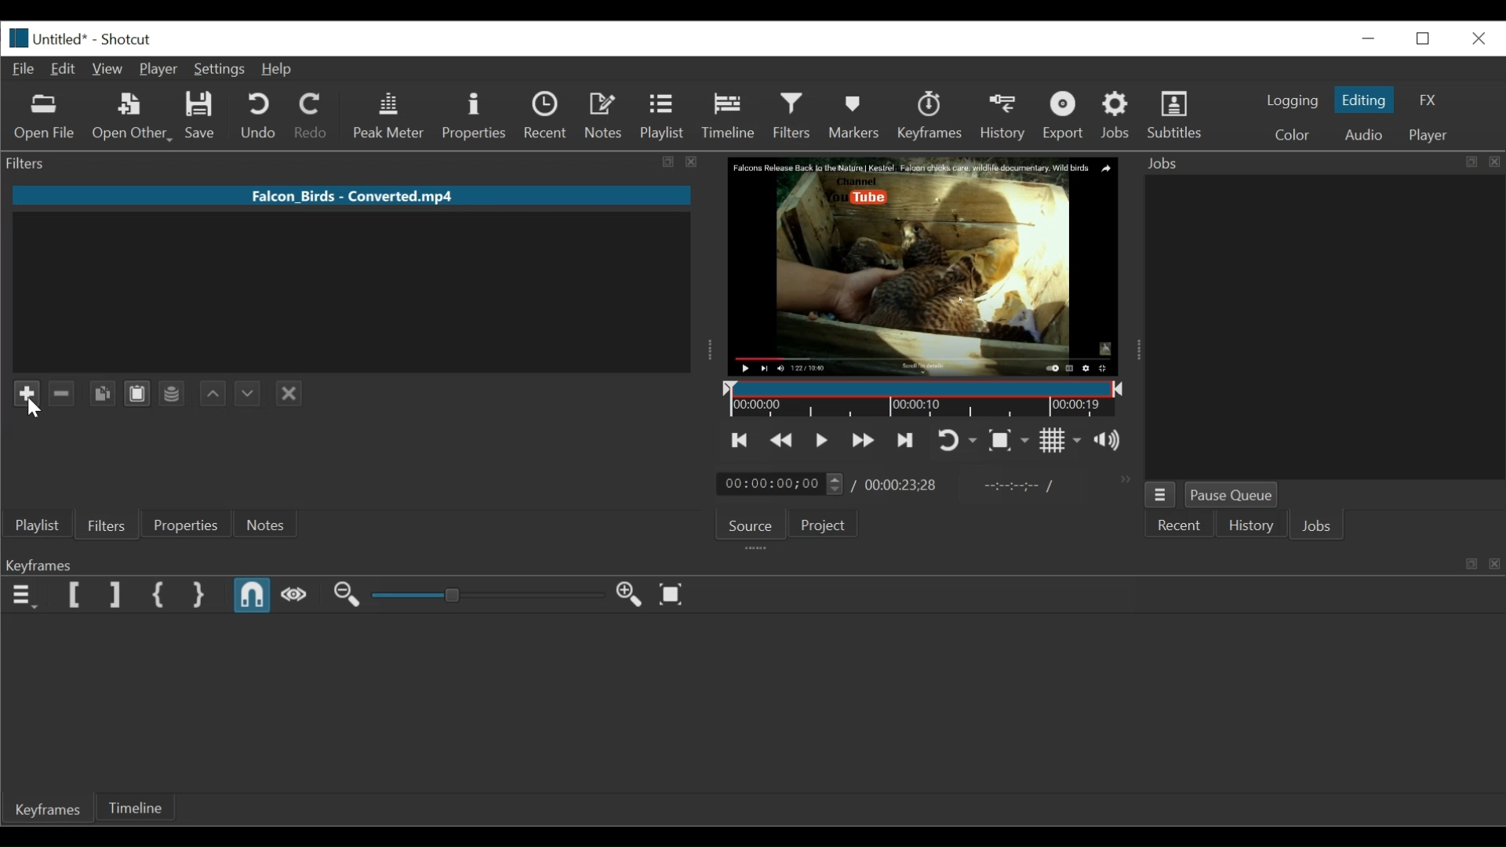  Describe the element at coordinates (1116, 117) in the screenshot. I see `Jobs` at that location.